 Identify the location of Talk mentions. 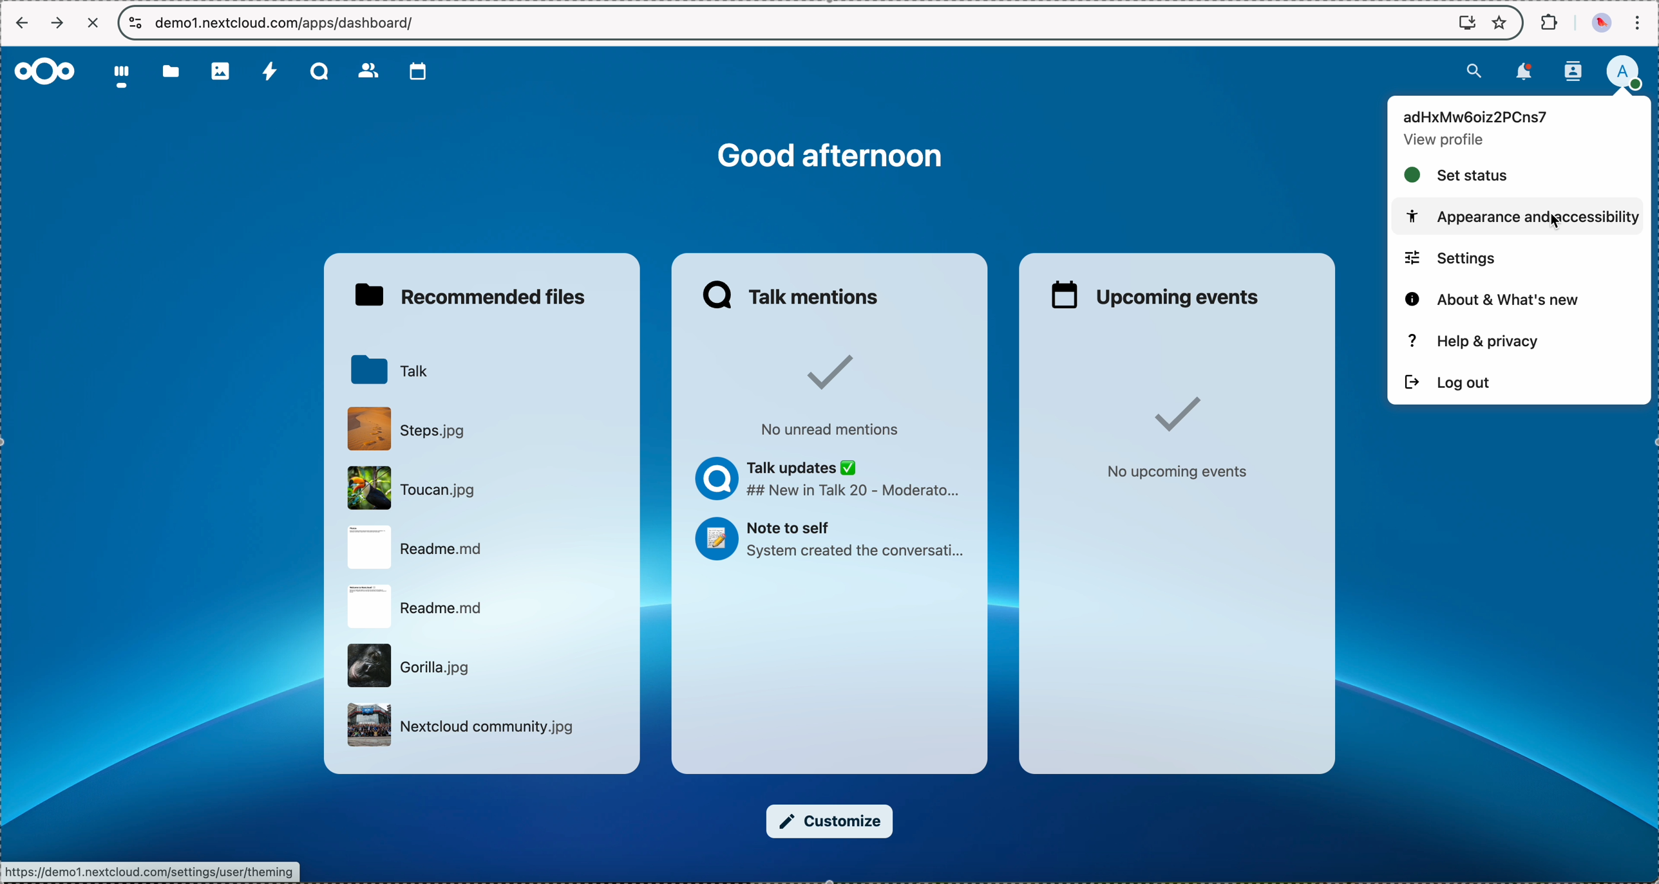
(794, 295).